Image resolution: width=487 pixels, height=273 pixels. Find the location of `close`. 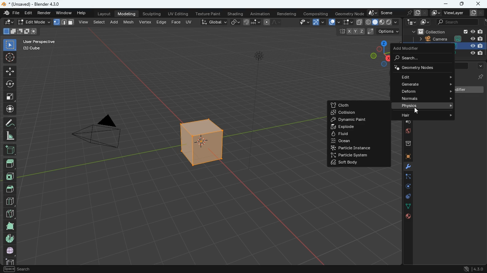

close is located at coordinates (478, 3).